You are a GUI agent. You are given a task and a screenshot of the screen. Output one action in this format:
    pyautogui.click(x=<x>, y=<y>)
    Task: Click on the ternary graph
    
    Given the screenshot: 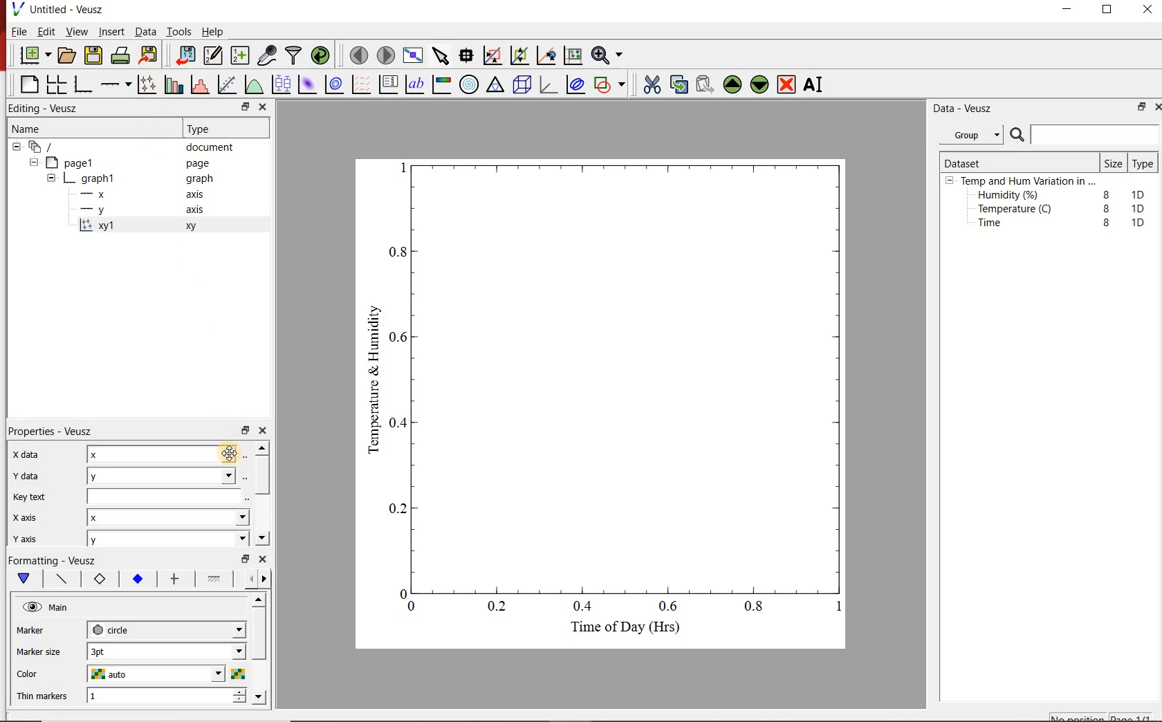 What is the action you would take?
    pyautogui.click(x=497, y=86)
    